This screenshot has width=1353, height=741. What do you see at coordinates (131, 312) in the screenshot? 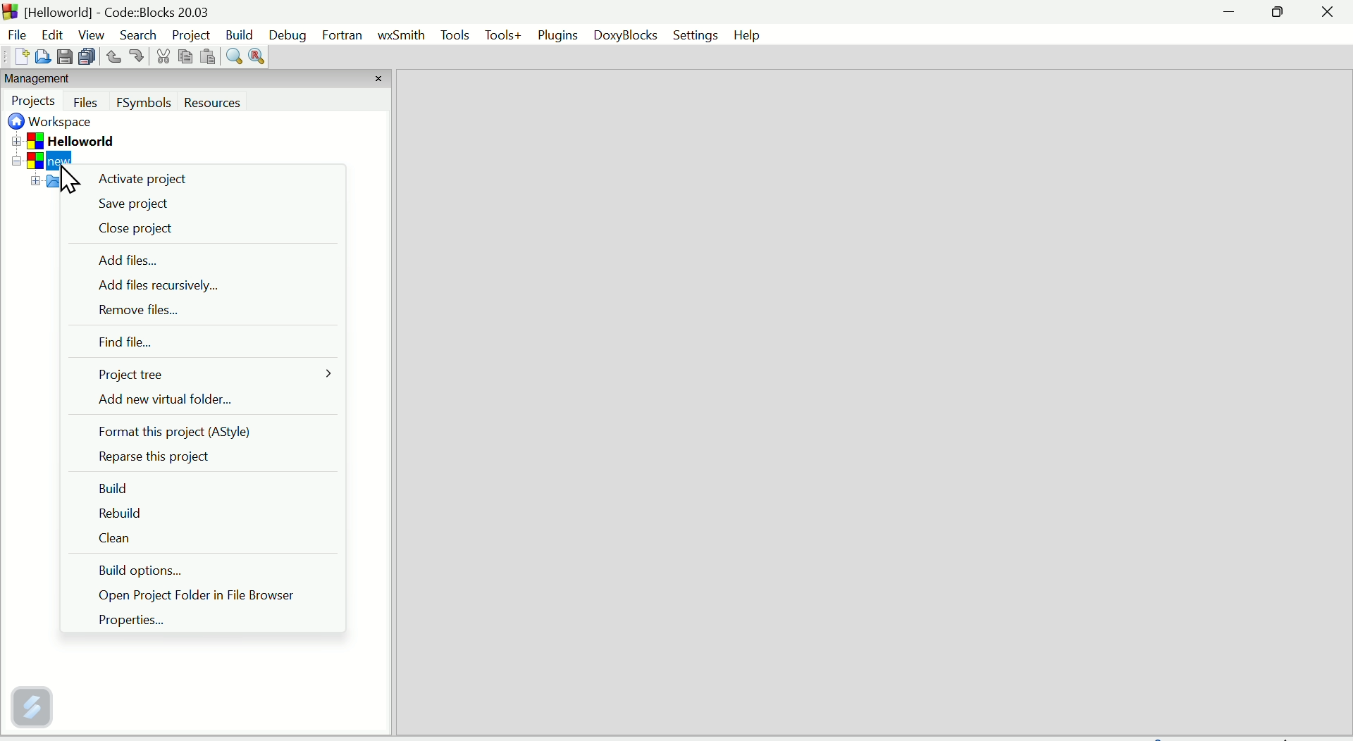
I see `Remove files` at bounding box center [131, 312].